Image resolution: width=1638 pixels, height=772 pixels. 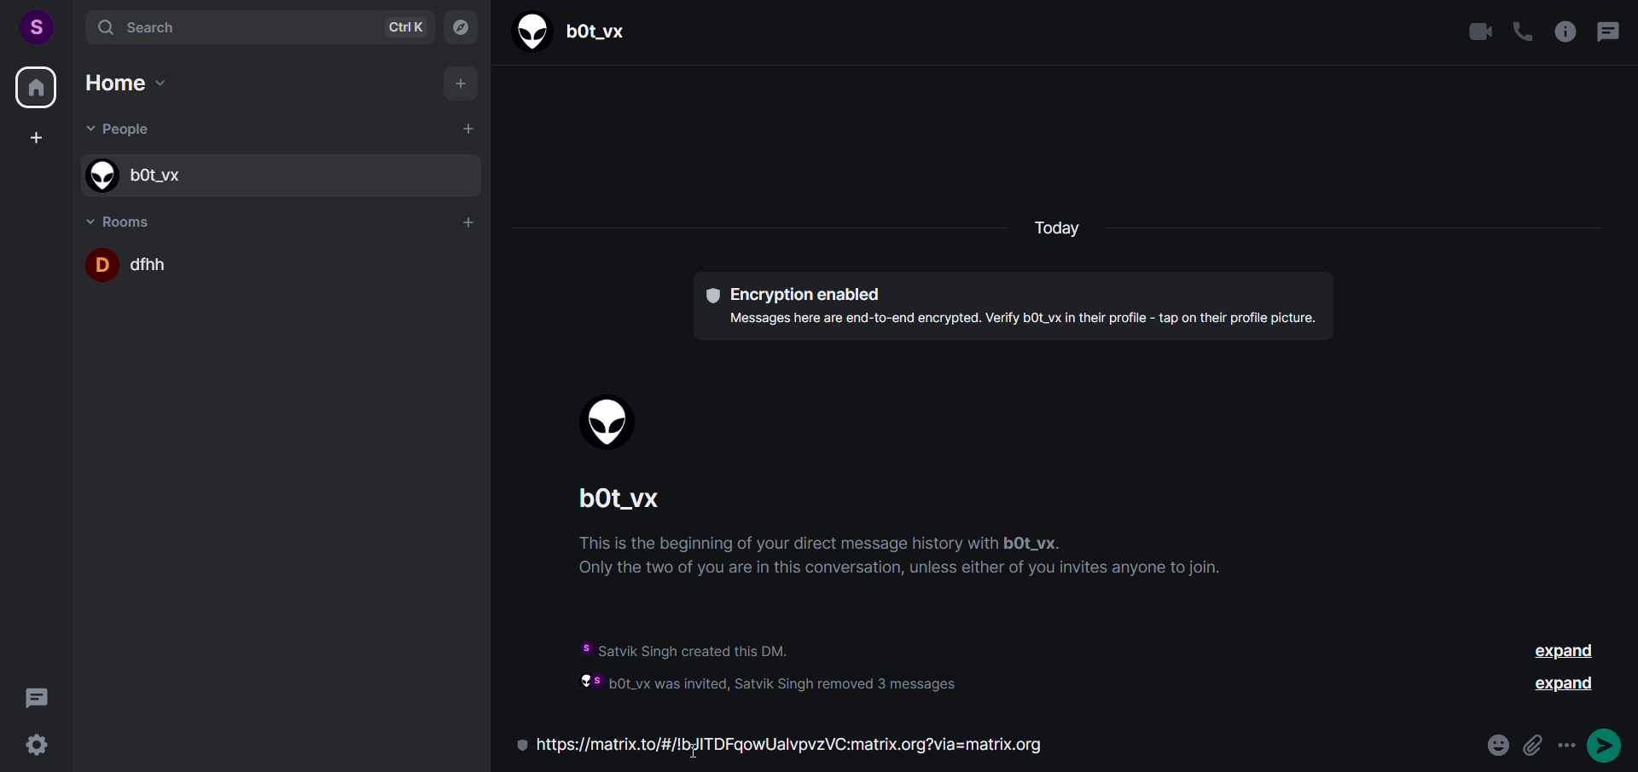 What do you see at coordinates (460, 26) in the screenshot?
I see `explore` at bounding box center [460, 26].